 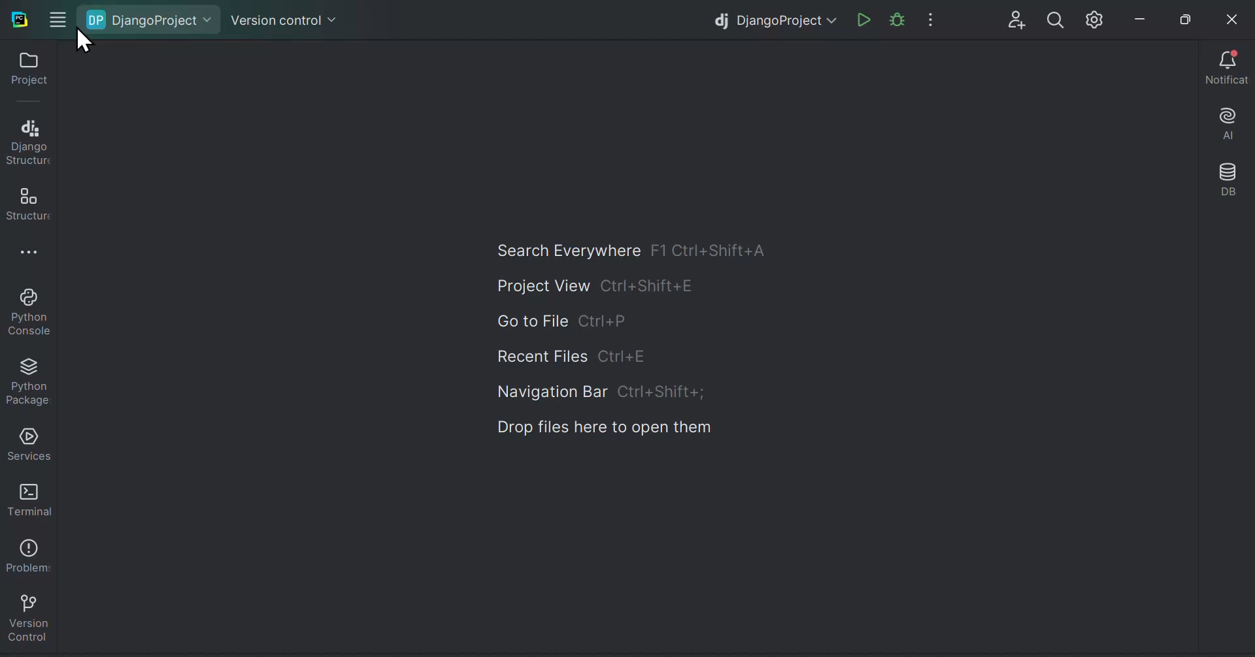 I want to click on Settings, so click(x=1094, y=18).